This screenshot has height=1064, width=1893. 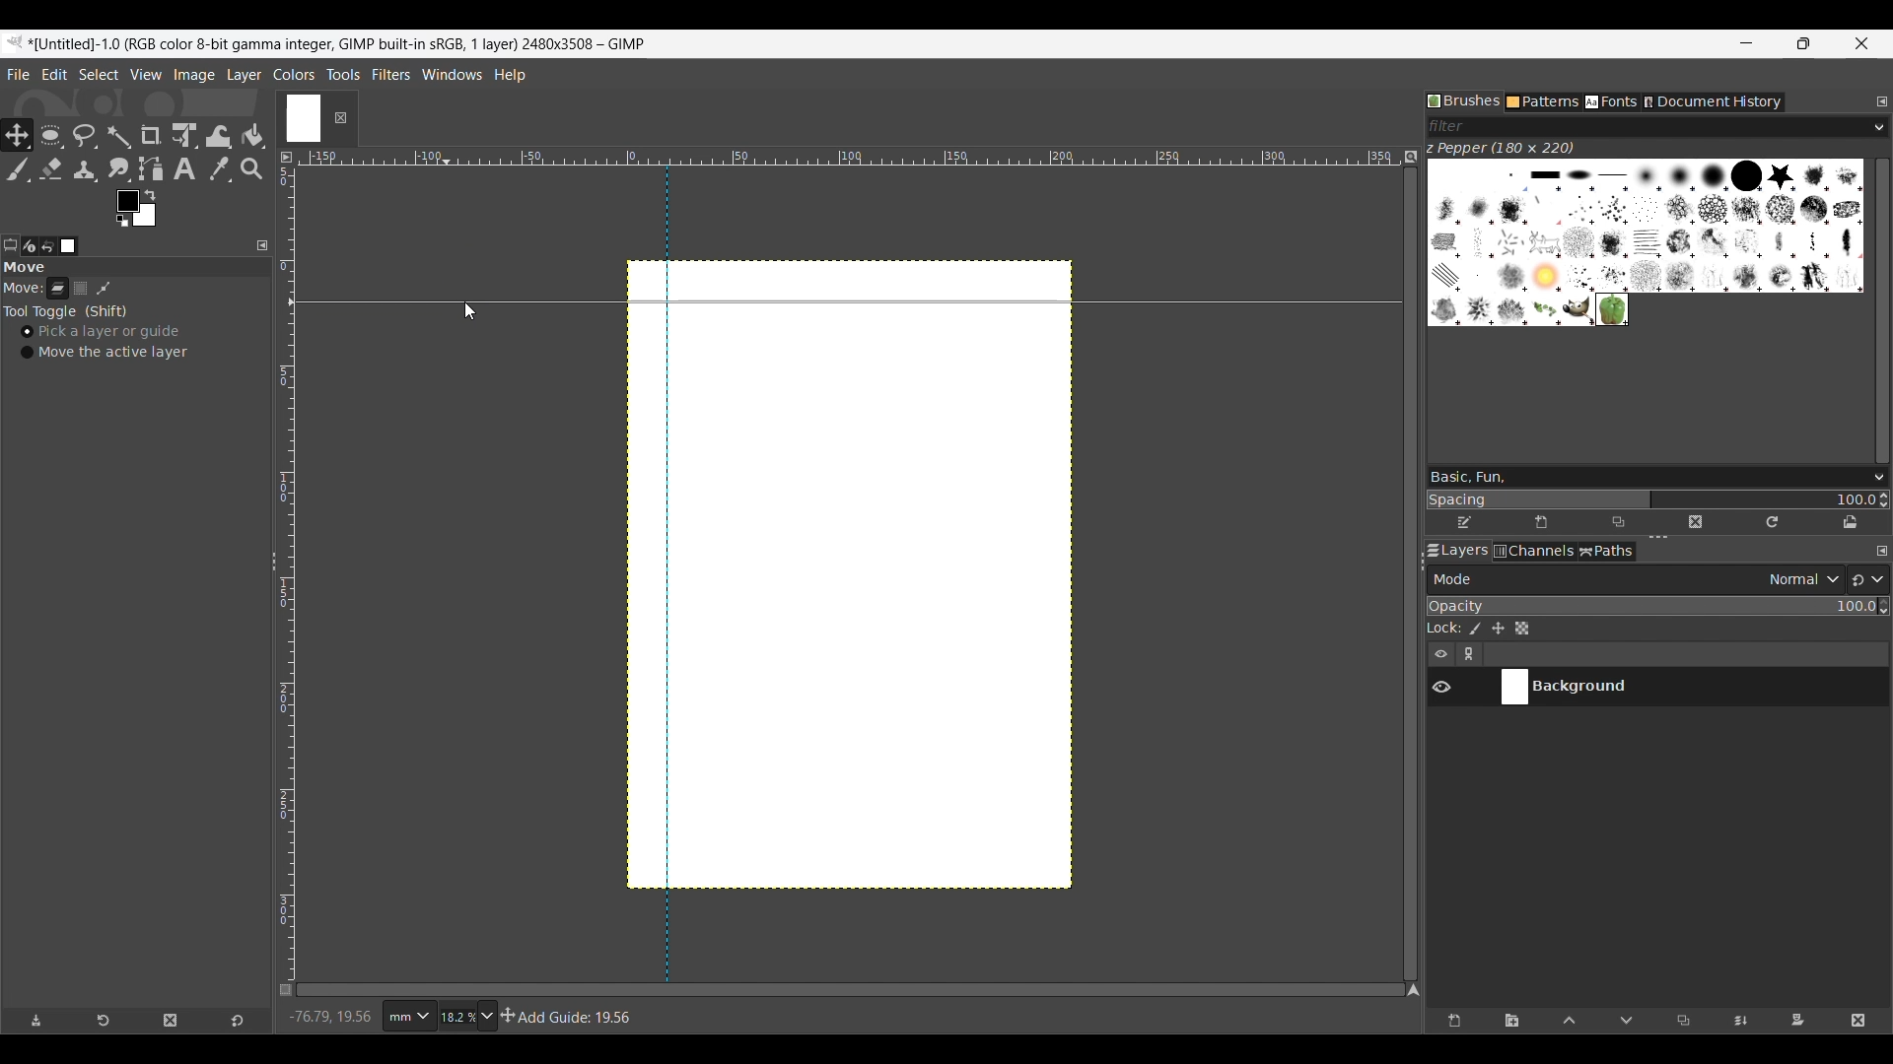 I want to click on Image menu, so click(x=194, y=76).